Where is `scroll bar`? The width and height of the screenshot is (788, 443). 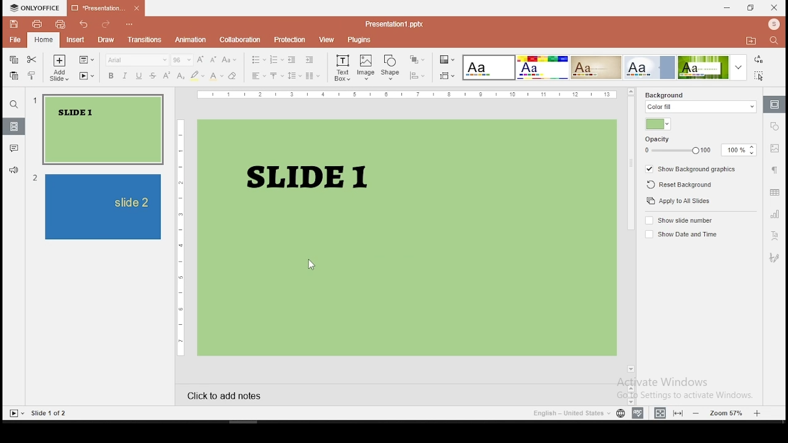
scroll bar is located at coordinates (630, 234).